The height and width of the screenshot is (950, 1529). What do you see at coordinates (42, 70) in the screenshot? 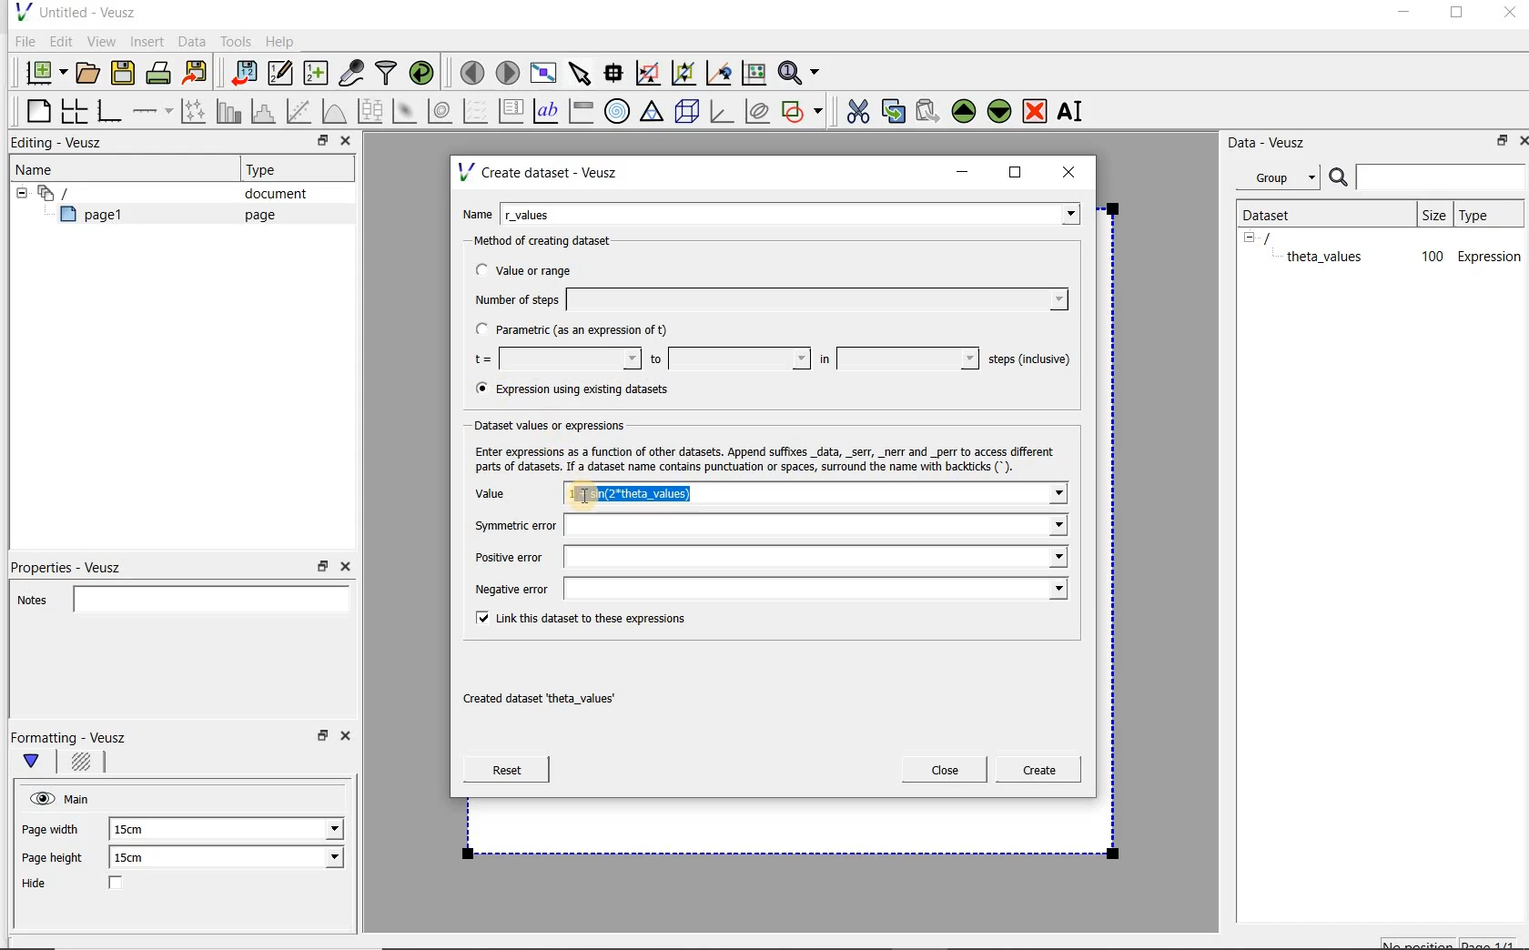
I see `new document` at bounding box center [42, 70].